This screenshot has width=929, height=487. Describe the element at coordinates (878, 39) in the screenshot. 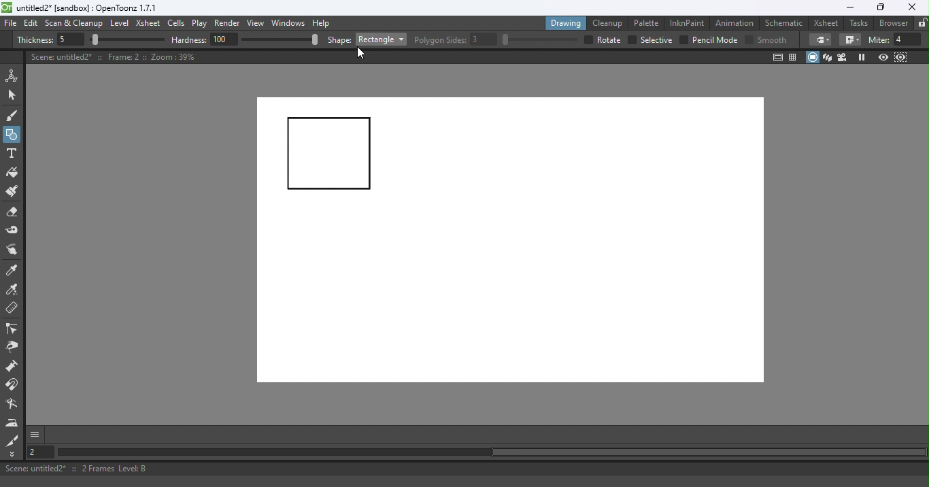

I see `miter` at that location.